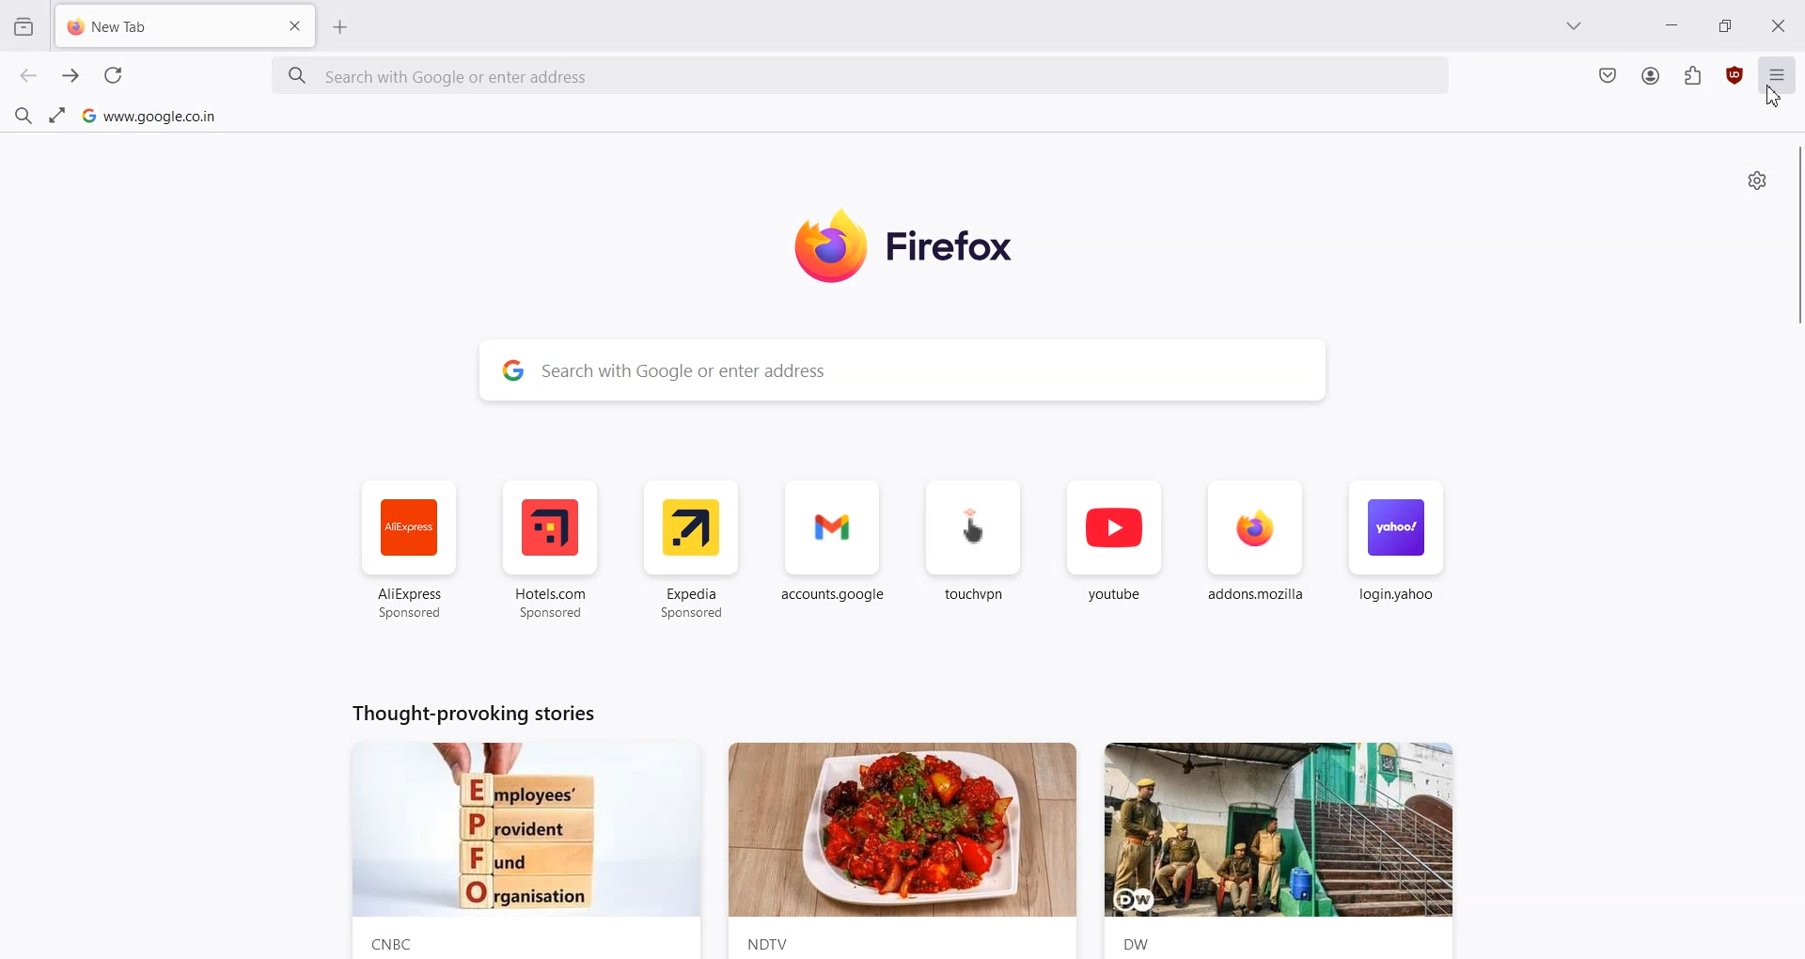  Describe the element at coordinates (1576, 25) in the screenshot. I see `List all tab` at that location.